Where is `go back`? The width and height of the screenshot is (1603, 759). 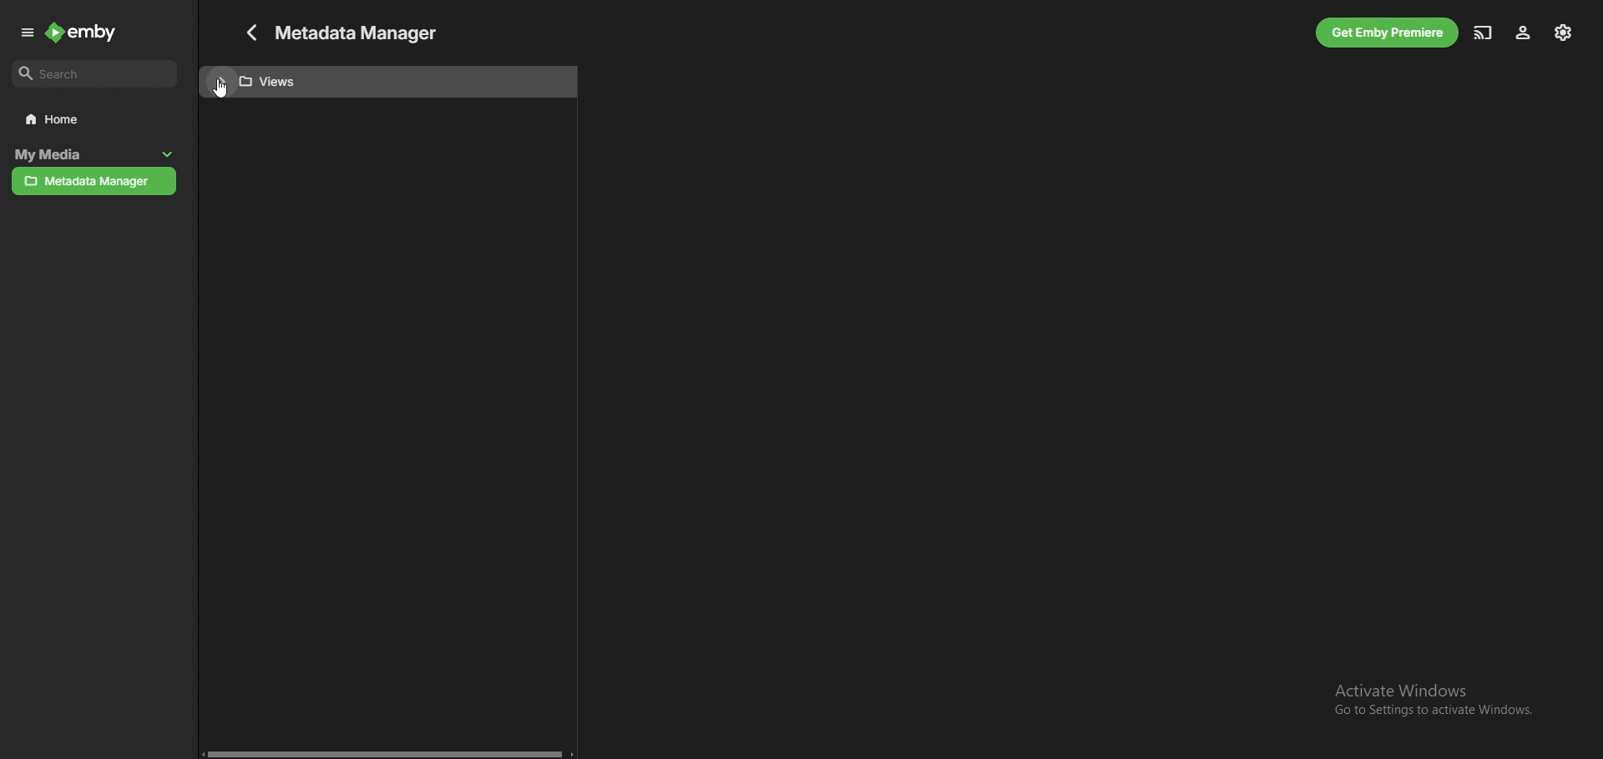 go back is located at coordinates (248, 33).